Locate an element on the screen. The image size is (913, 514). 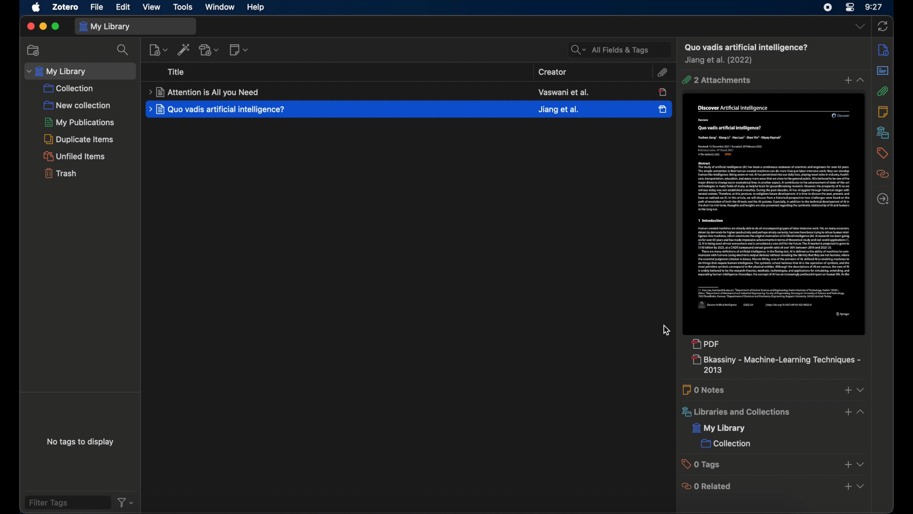
new attachment added is located at coordinates (779, 365).